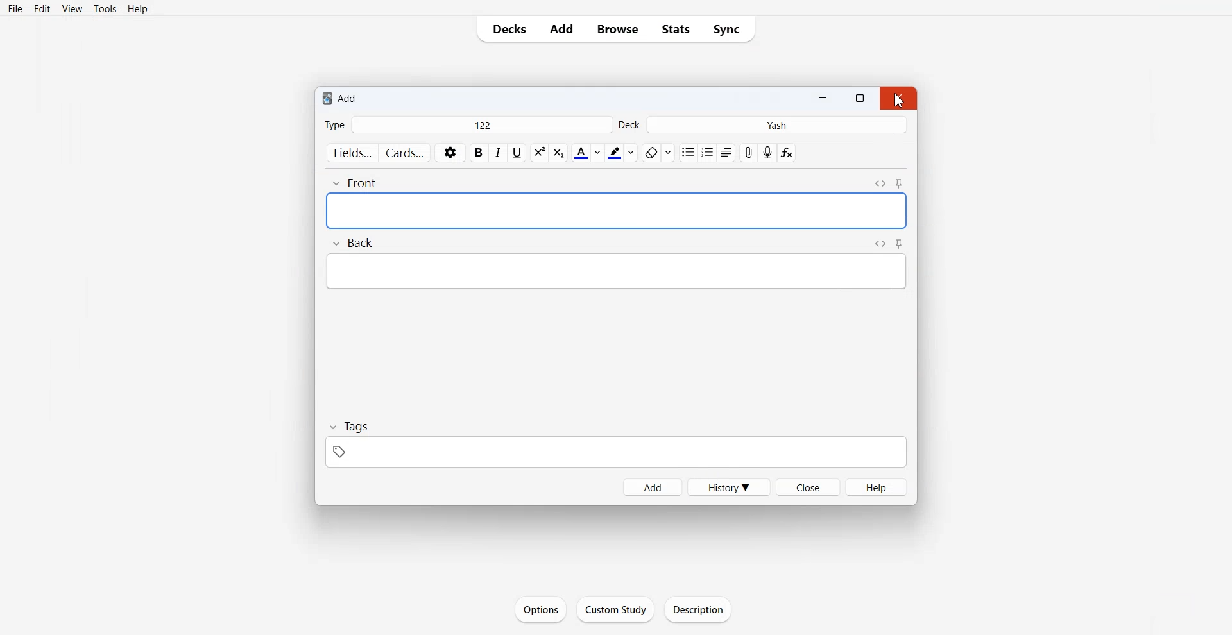  Describe the element at coordinates (621, 153) in the screenshot. I see `Highlight text color` at that location.